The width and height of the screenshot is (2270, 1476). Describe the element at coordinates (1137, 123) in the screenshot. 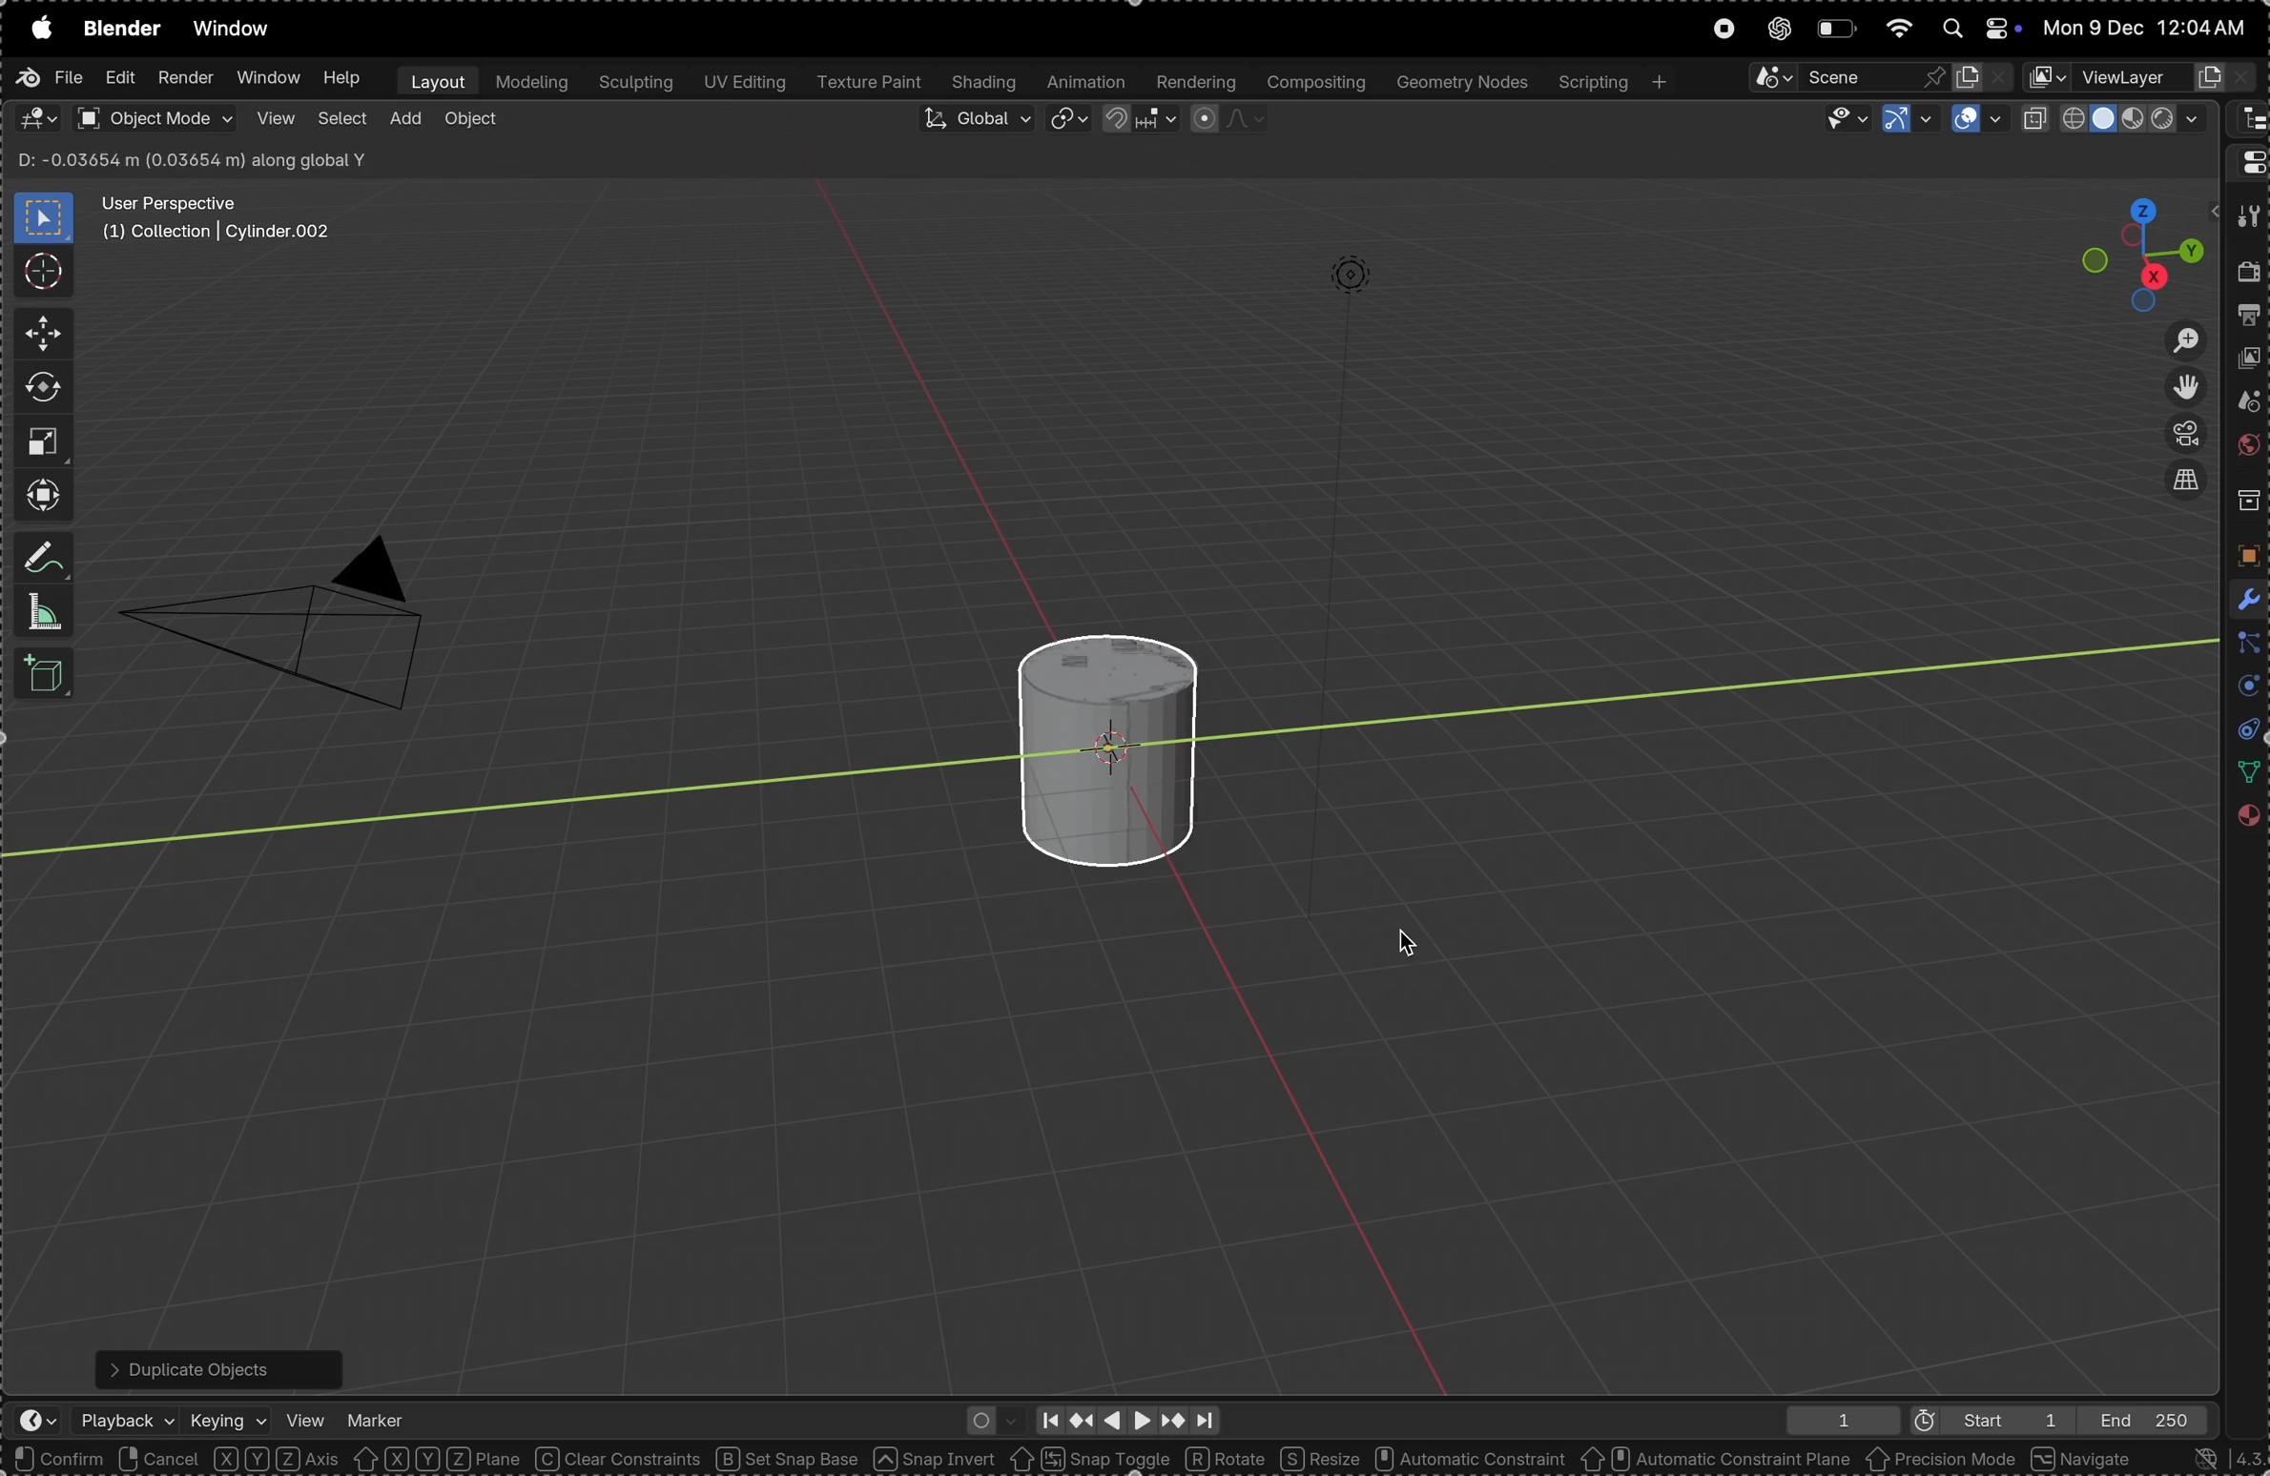

I see `snap` at that location.